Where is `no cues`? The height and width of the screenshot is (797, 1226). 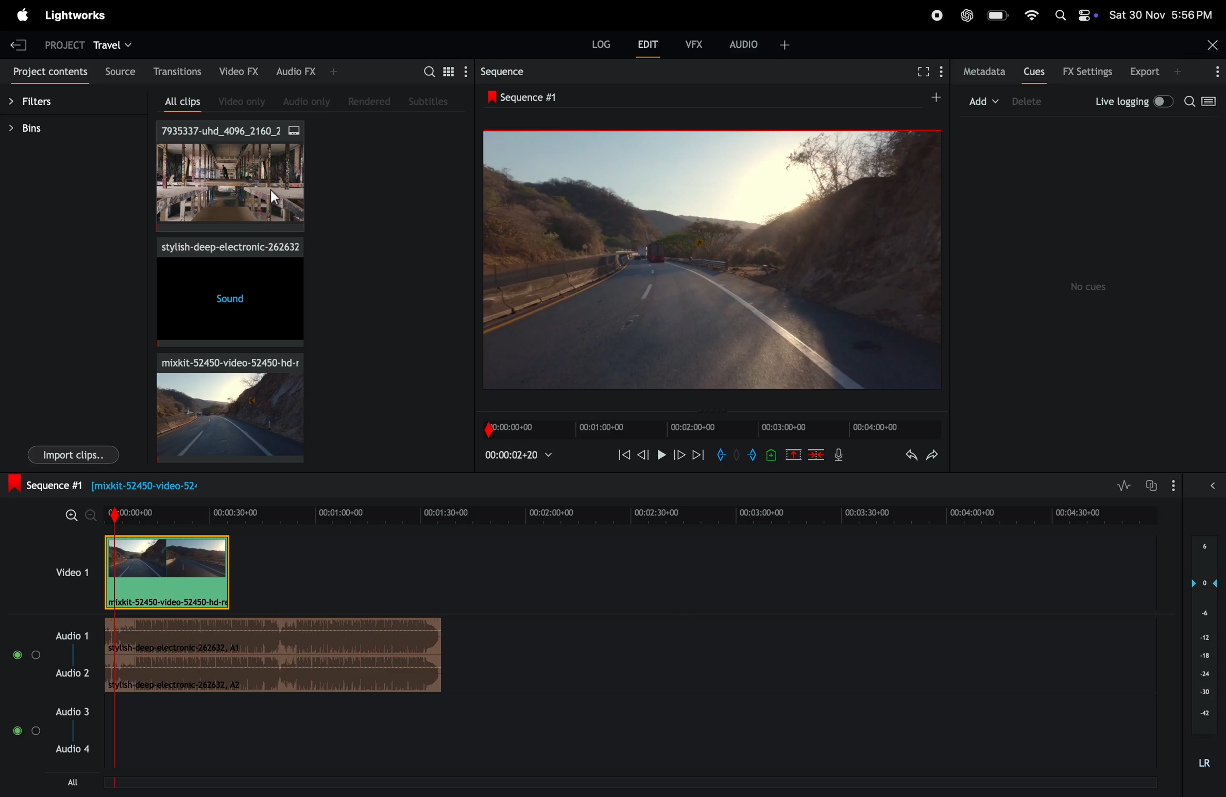 no cues is located at coordinates (1090, 287).